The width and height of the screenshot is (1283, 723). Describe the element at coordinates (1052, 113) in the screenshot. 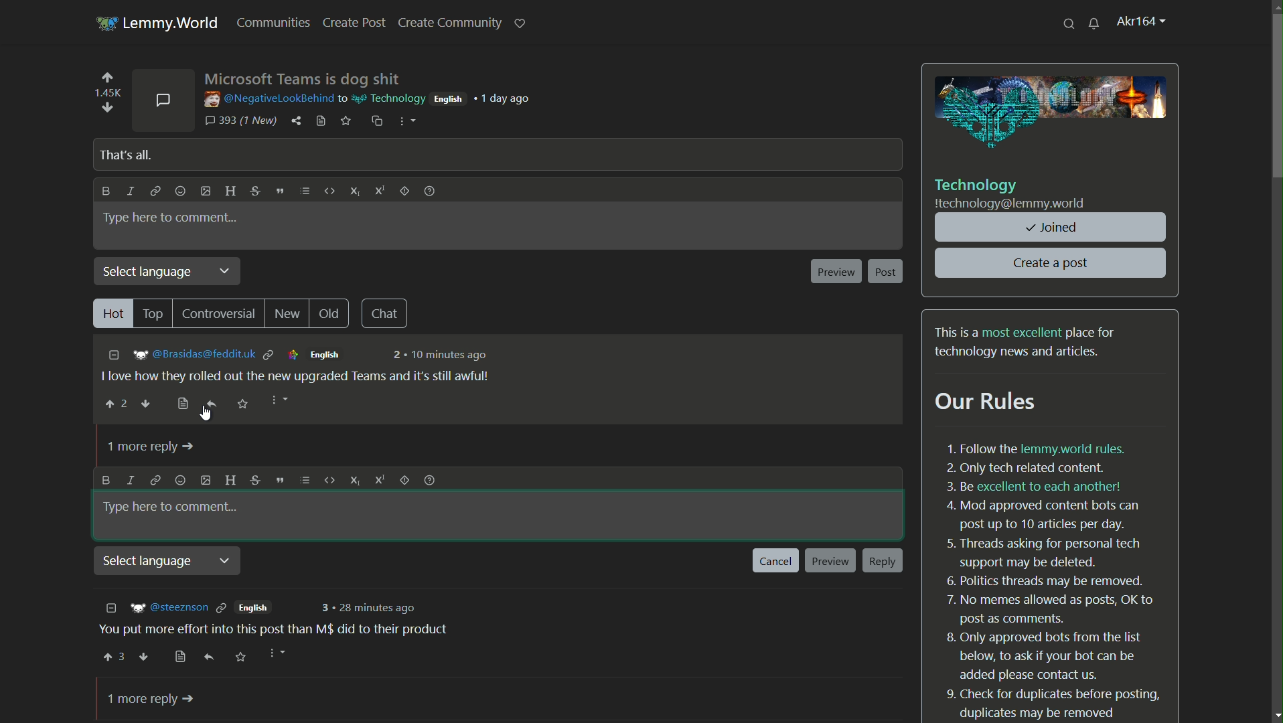

I see `image` at that location.